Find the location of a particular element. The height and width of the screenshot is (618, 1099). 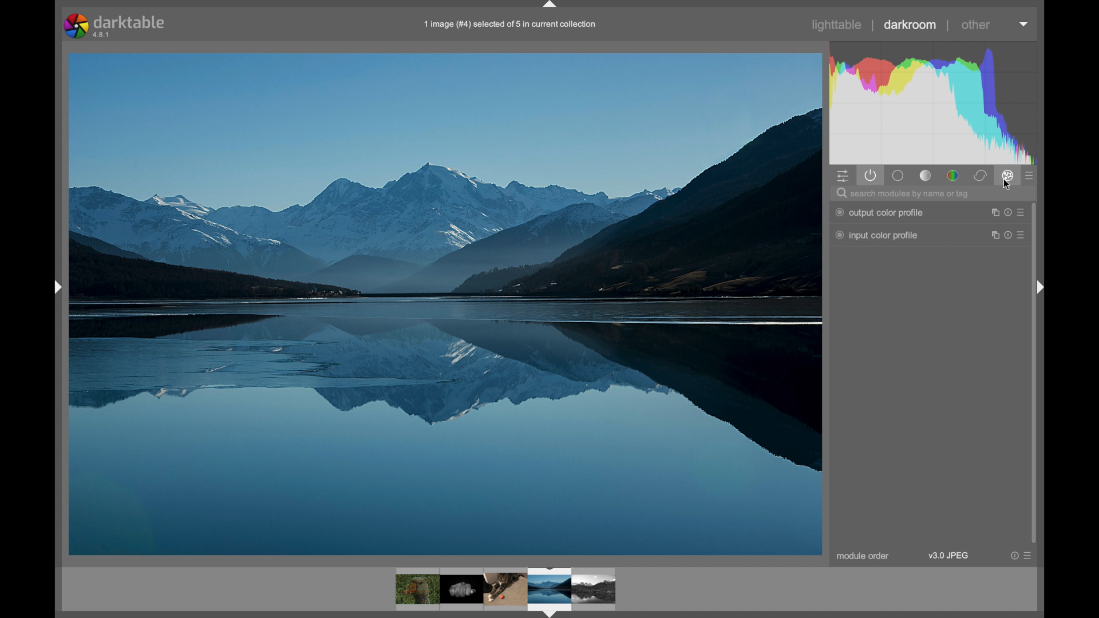

Cursor is located at coordinates (1009, 187).